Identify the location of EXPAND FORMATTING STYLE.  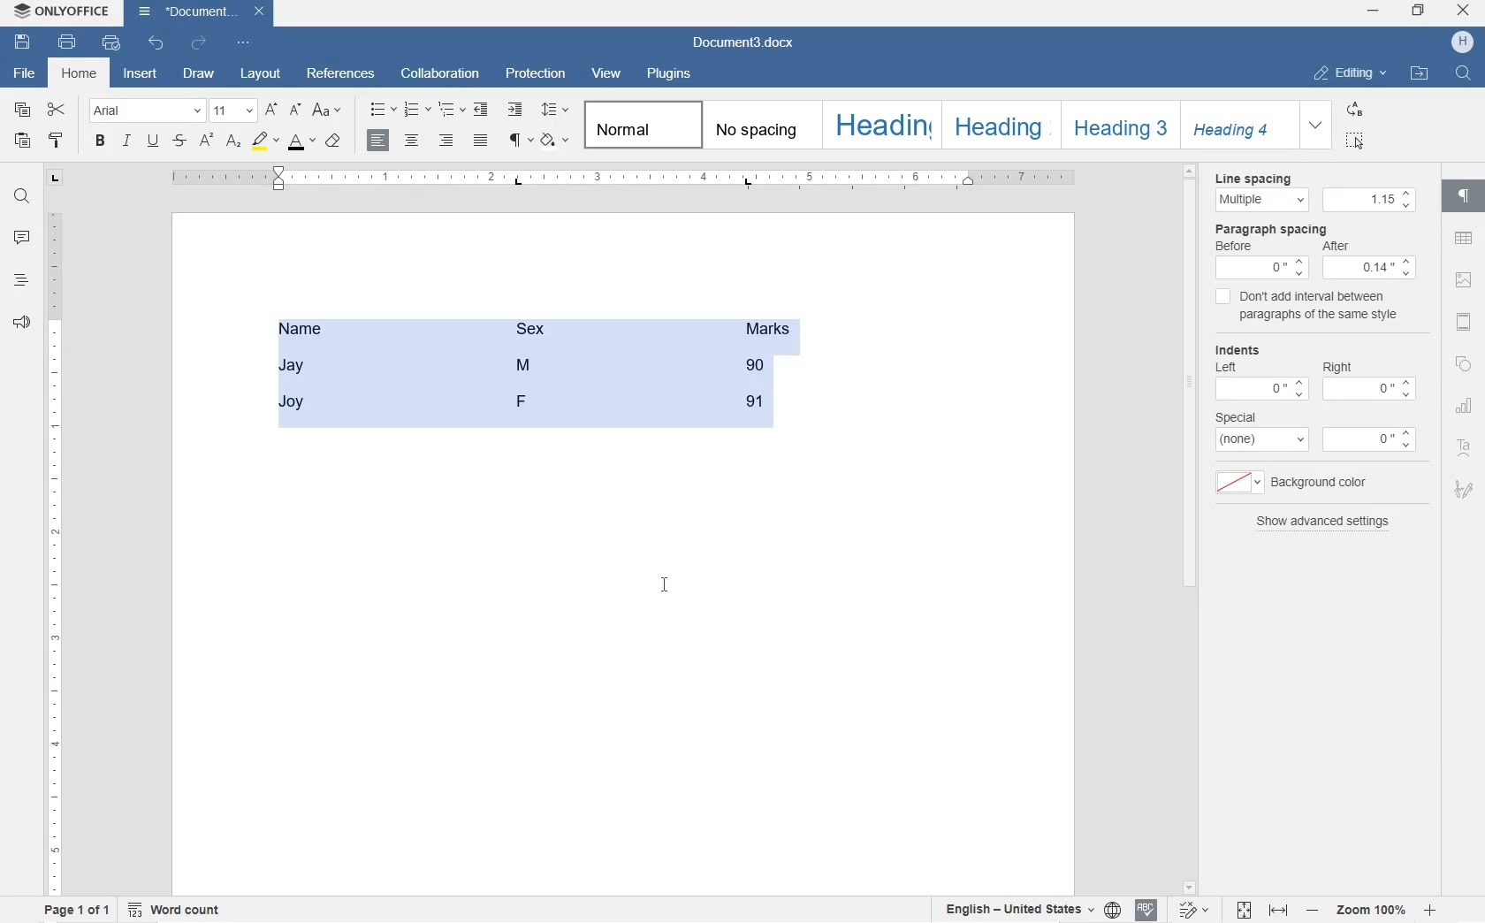
(1316, 126).